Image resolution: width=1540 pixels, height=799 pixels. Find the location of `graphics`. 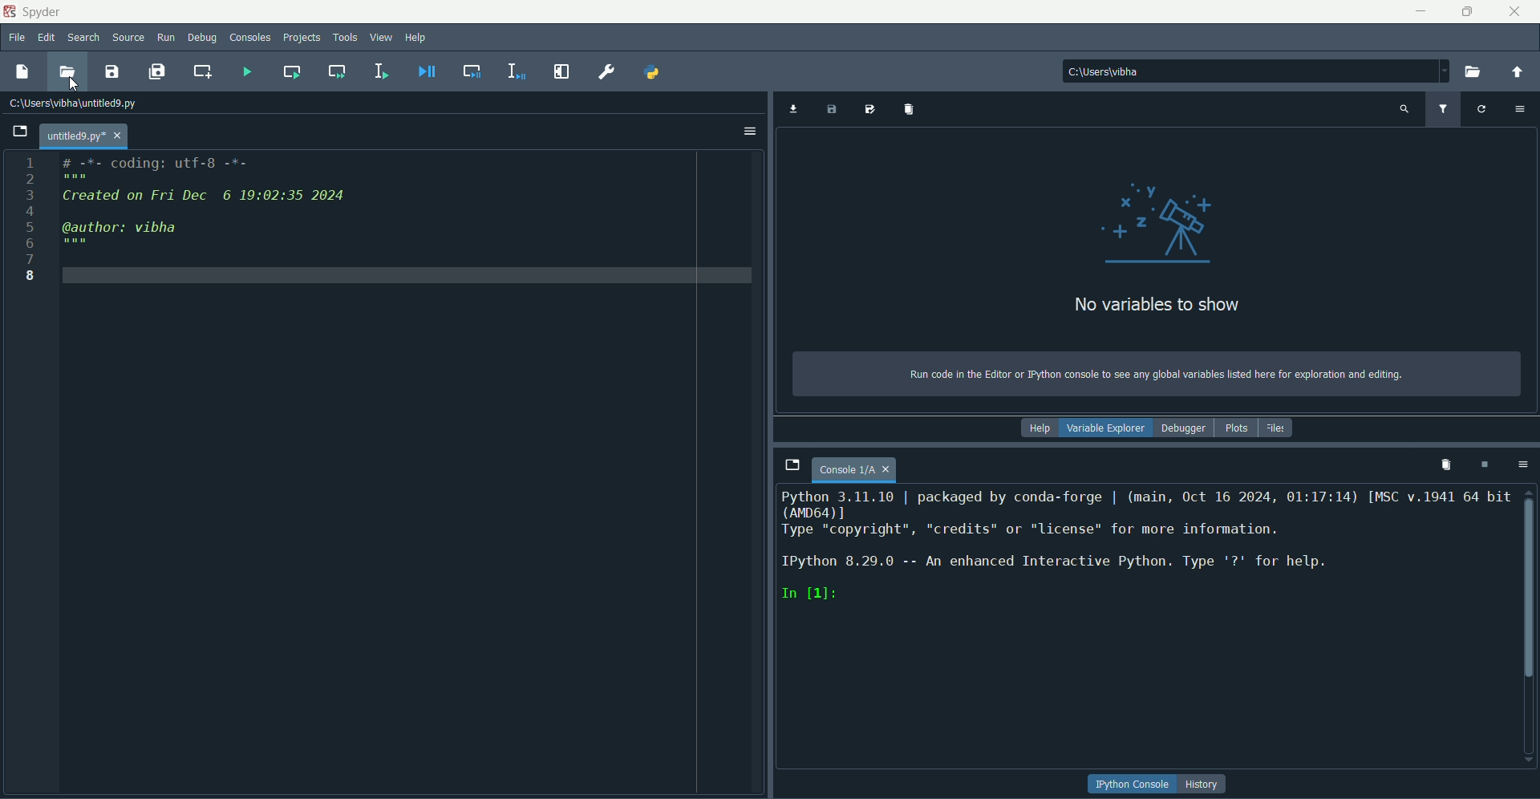

graphics is located at coordinates (1157, 221).